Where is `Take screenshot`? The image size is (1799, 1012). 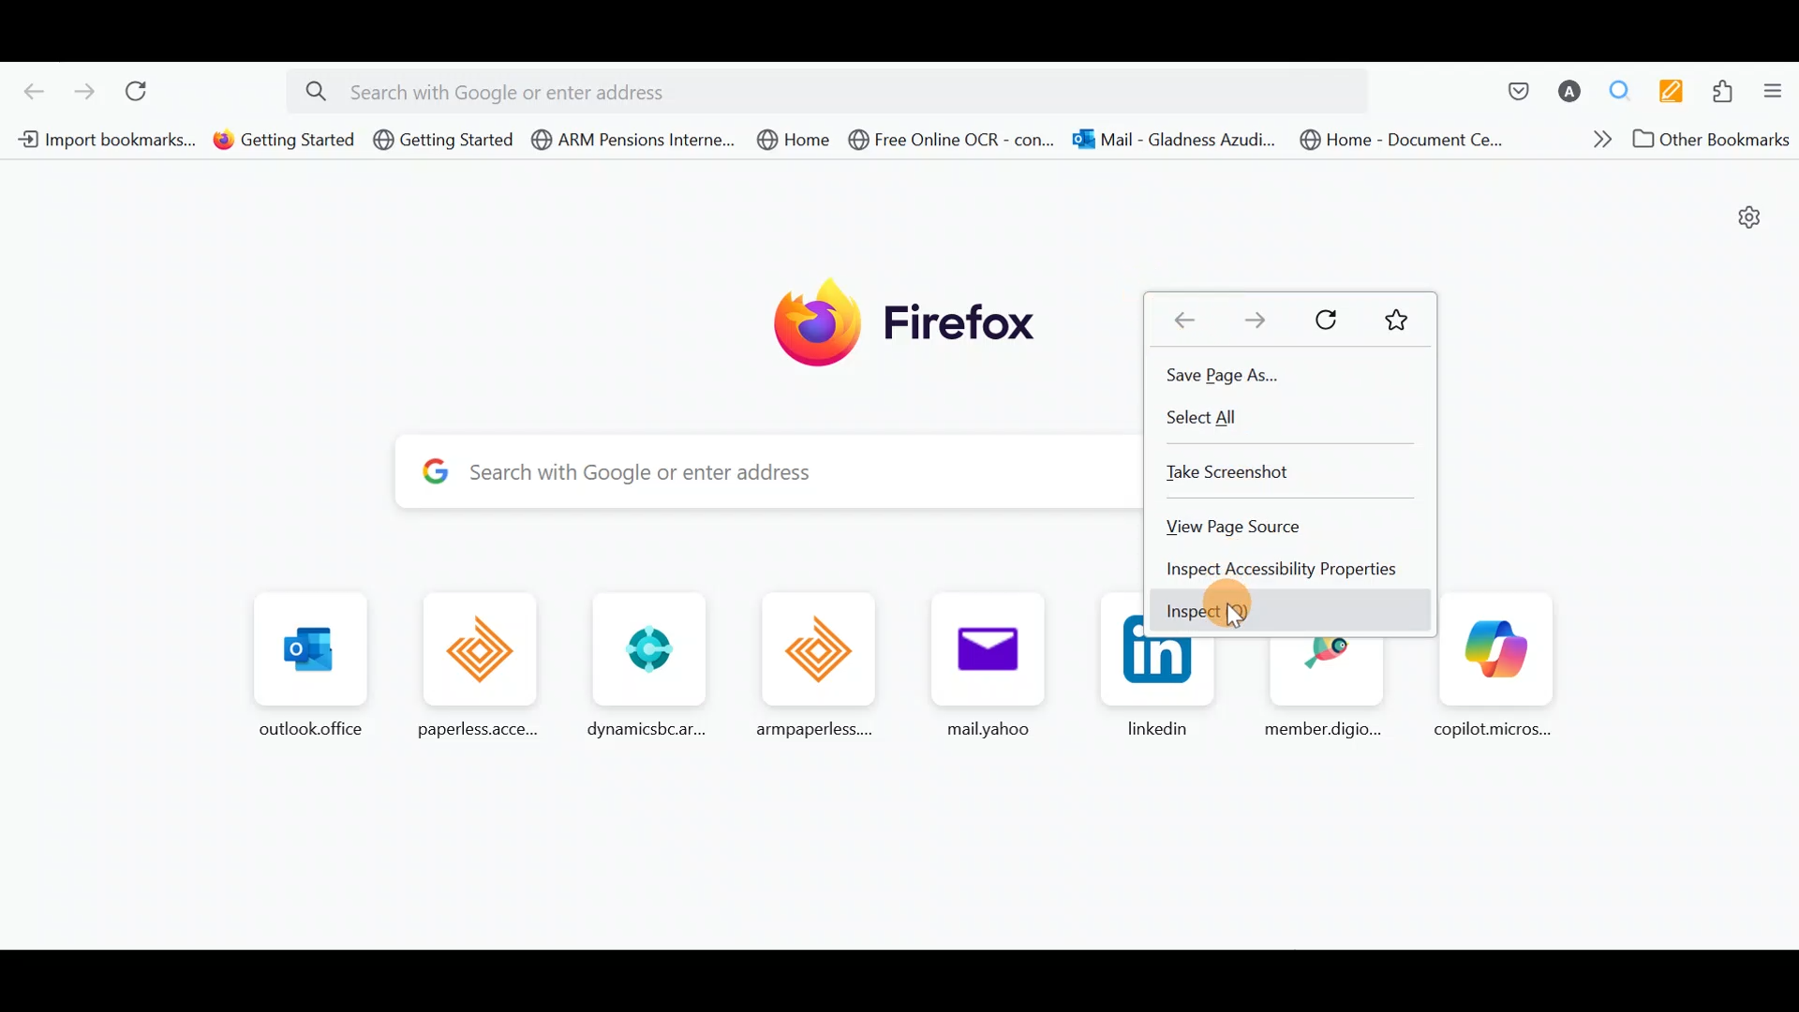 Take screenshot is located at coordinates (1229, 469).